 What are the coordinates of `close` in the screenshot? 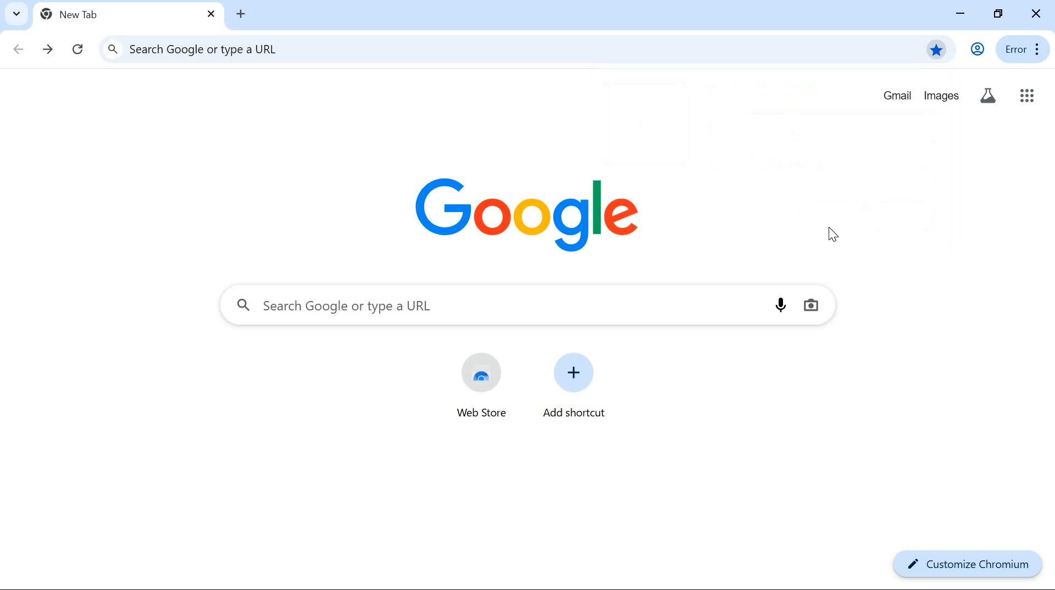 It's located at (211, 15).